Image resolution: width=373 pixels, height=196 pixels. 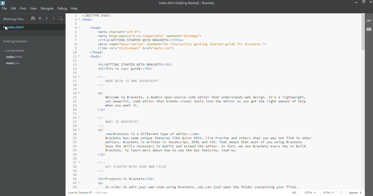 What do you see at coordinates (7, 29) in the screenshot?
I see `cursor` at bounding box center [7, 29].